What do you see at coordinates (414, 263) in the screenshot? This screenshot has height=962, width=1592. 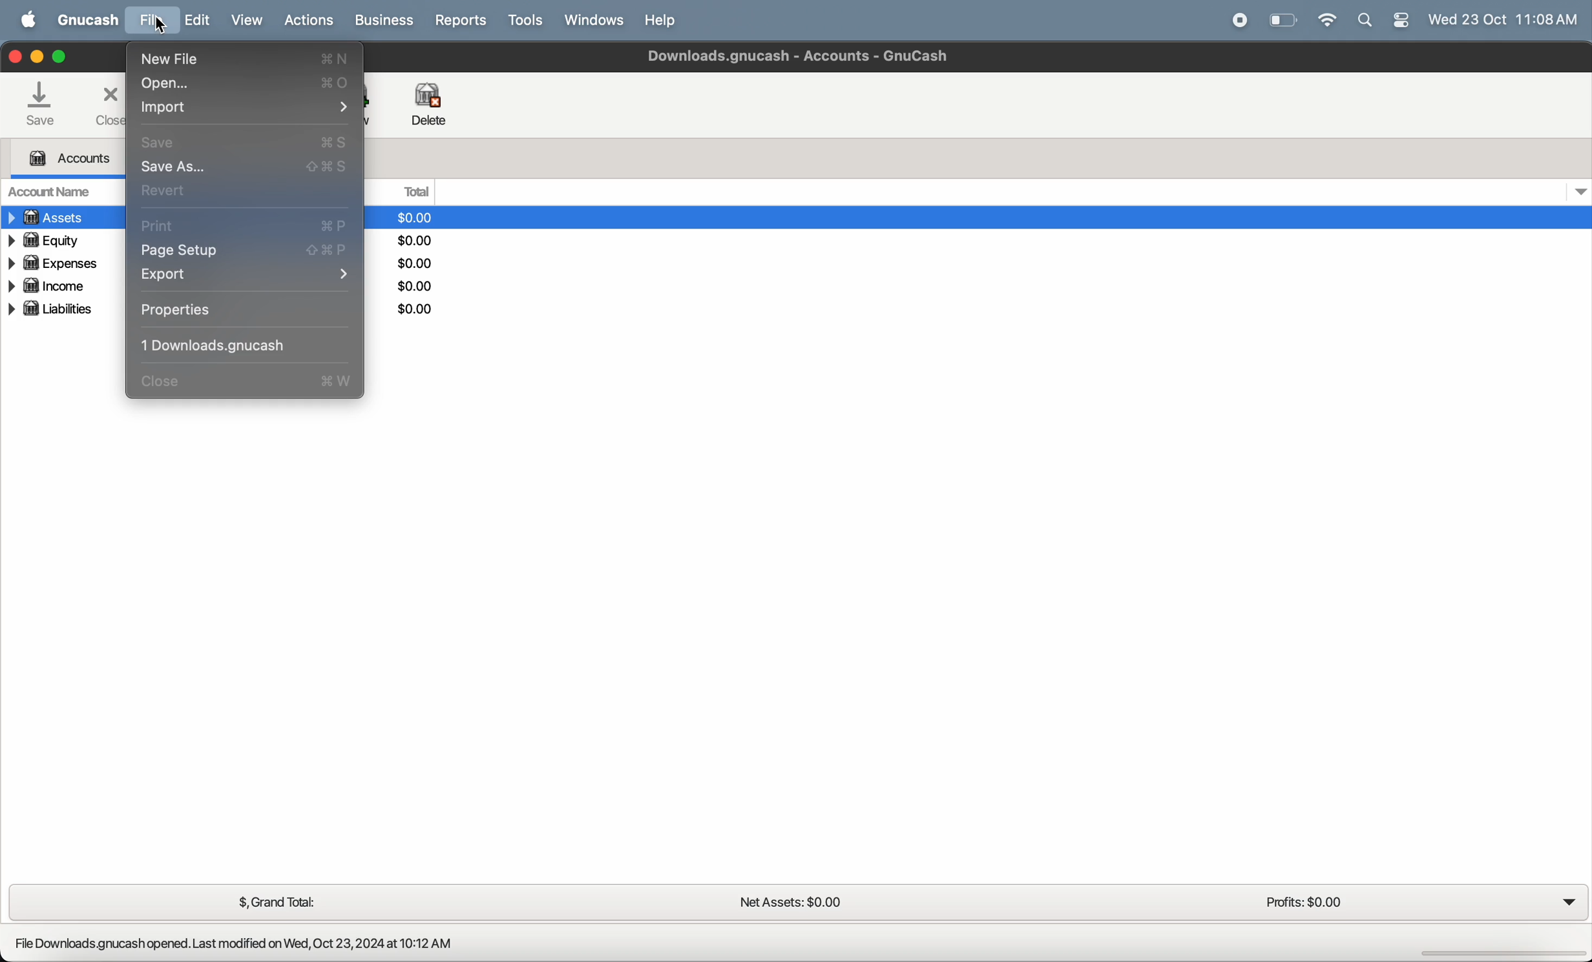 I see `dollars` at bounding box center [414, 263].